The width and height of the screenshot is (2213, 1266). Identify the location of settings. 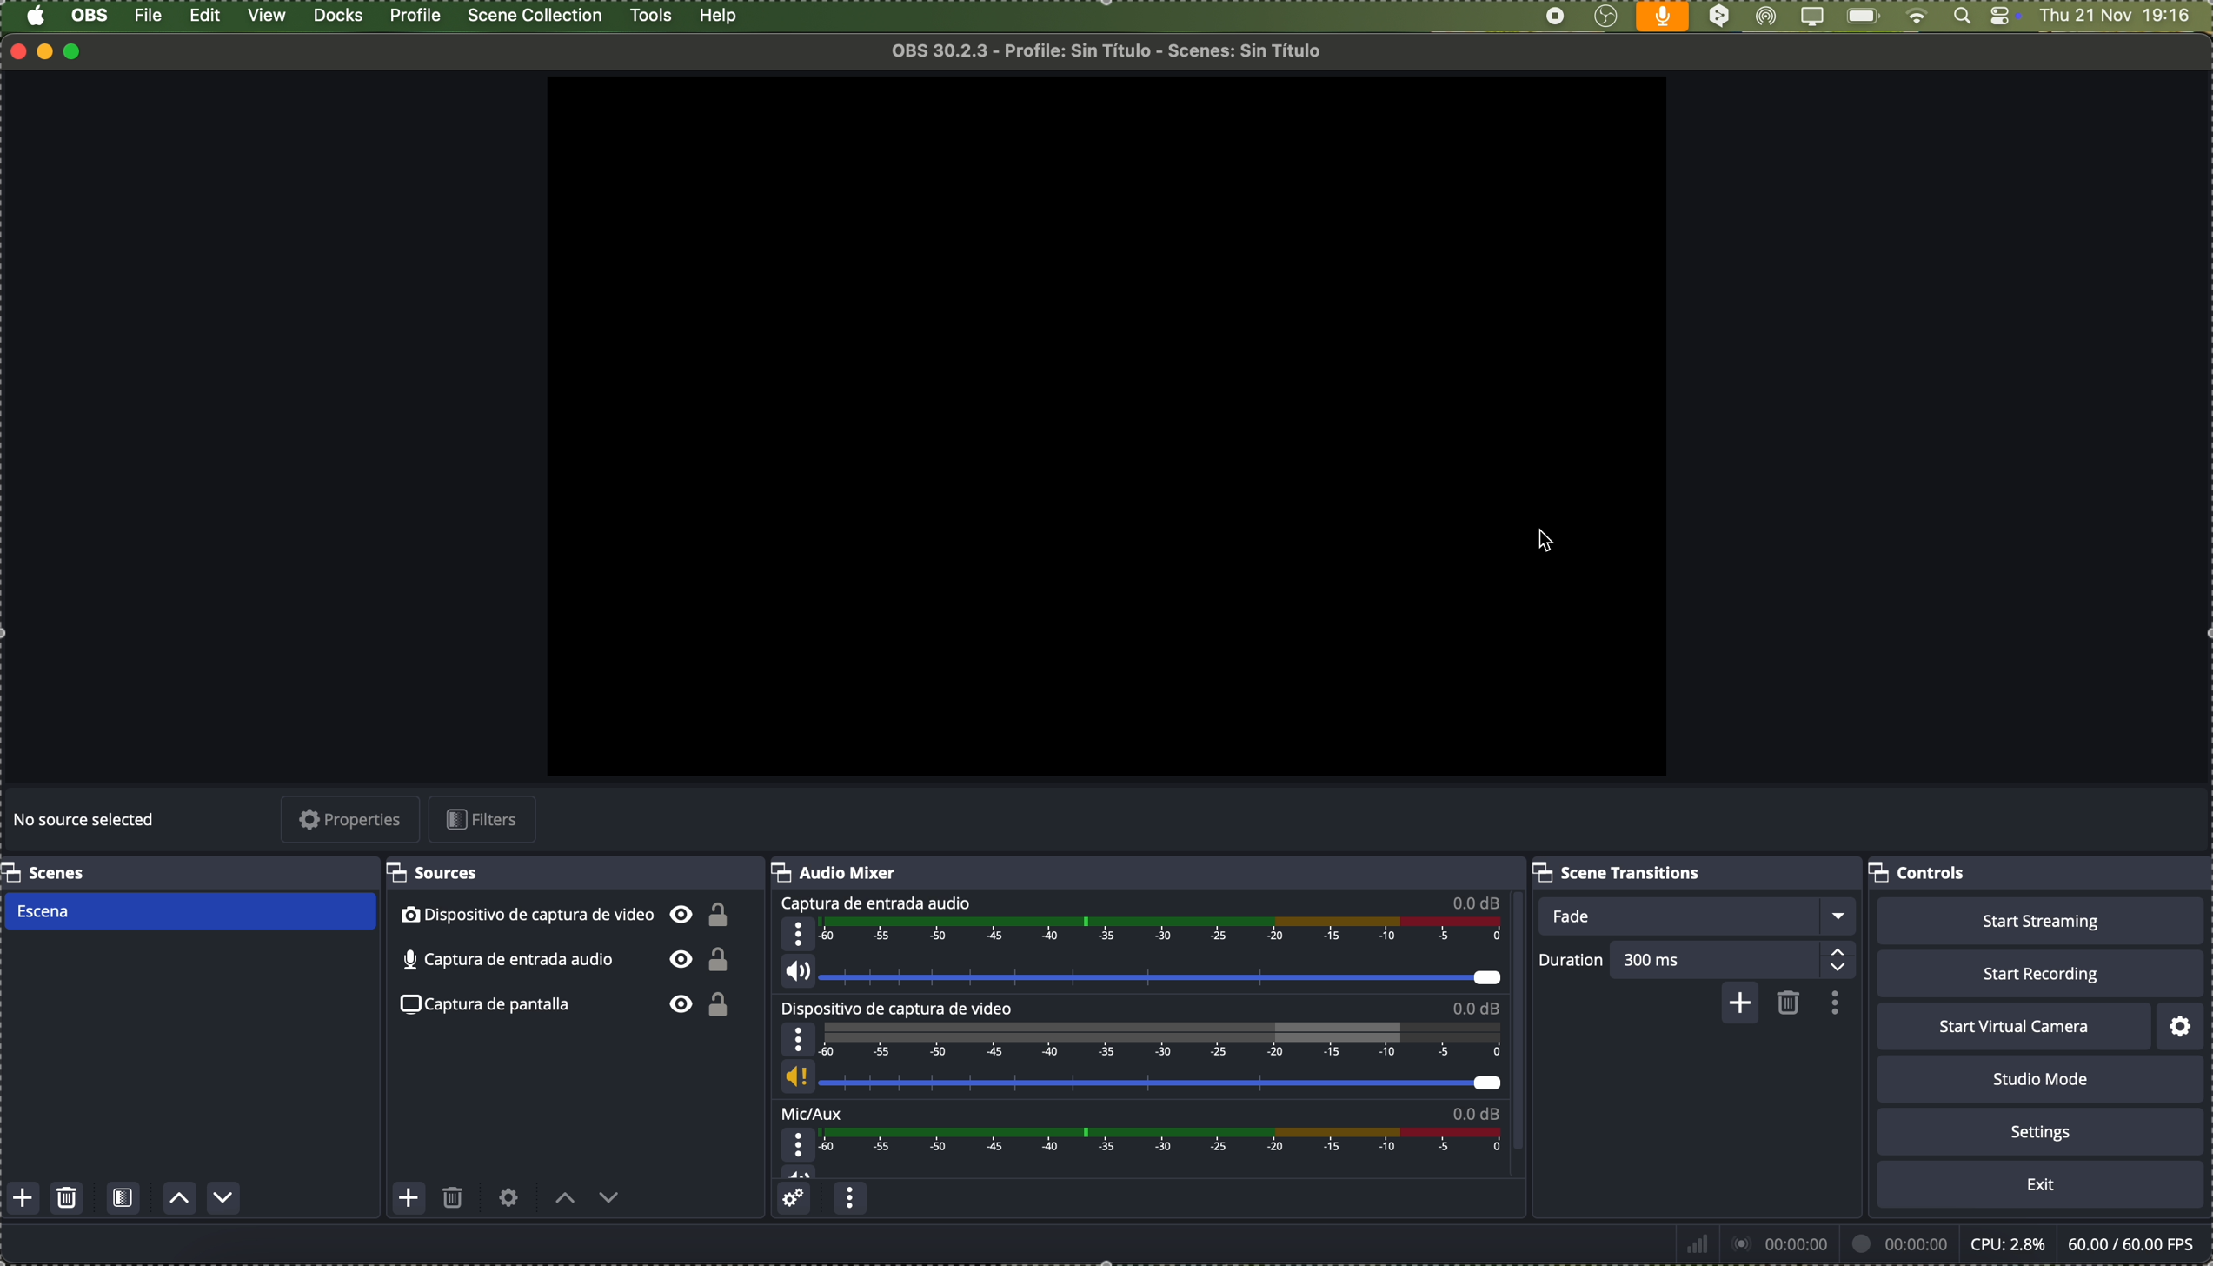
(2183, 1026).